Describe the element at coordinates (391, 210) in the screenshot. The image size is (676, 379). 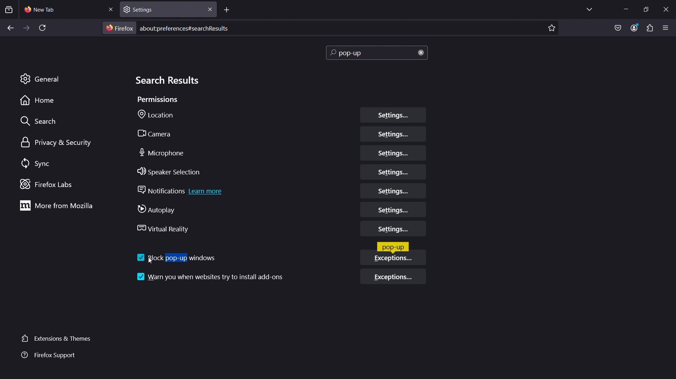
I see `Autoplay Settings` at that location.